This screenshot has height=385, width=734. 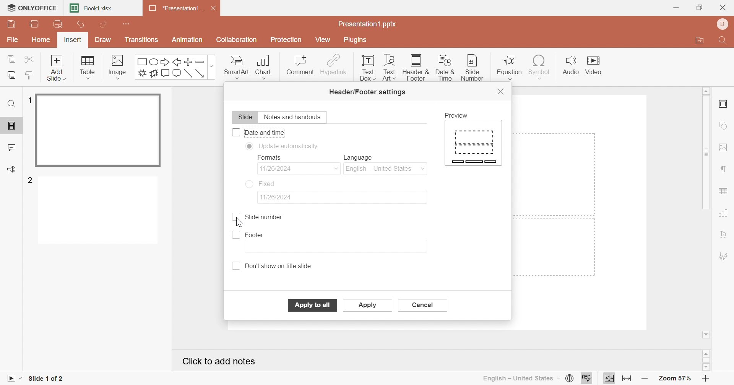 I want to click on Protection, so click(x=287, y=41).